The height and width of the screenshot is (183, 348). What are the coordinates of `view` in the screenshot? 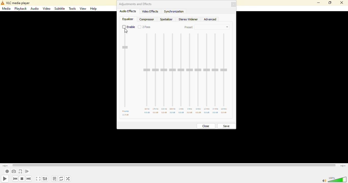 It's located at (83, 9).